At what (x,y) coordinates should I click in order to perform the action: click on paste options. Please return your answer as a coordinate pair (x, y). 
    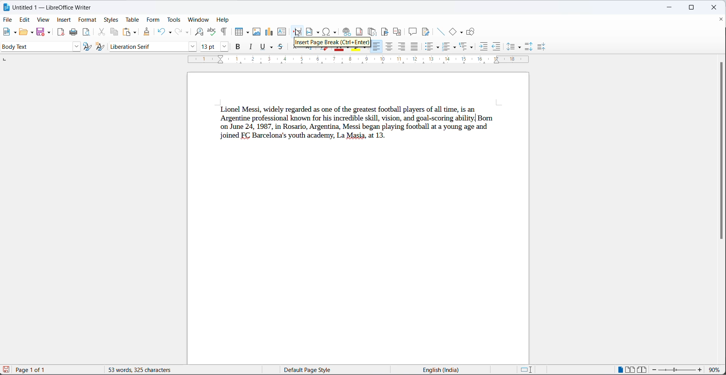
    Looking at the image, I should click on (126, 33).